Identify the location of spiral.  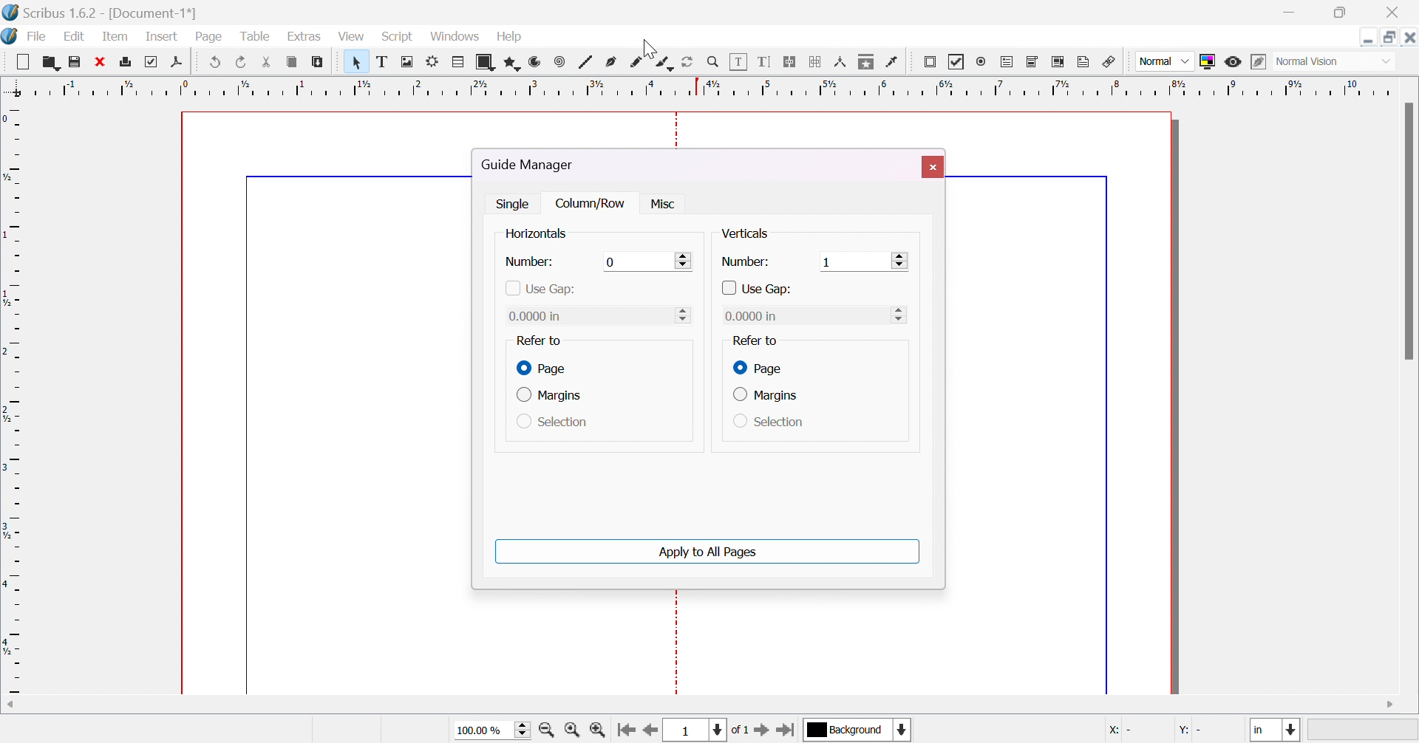
(559, 61).